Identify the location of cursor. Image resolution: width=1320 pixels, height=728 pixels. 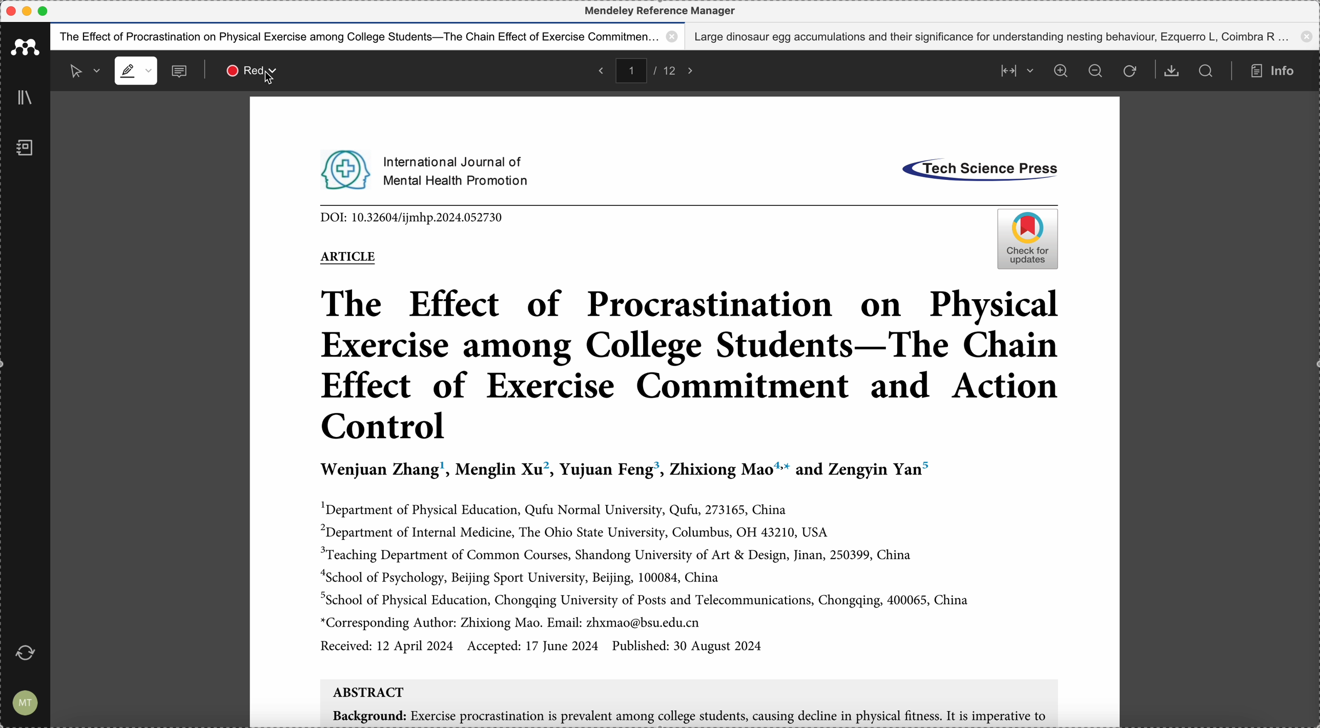
(272, 77).